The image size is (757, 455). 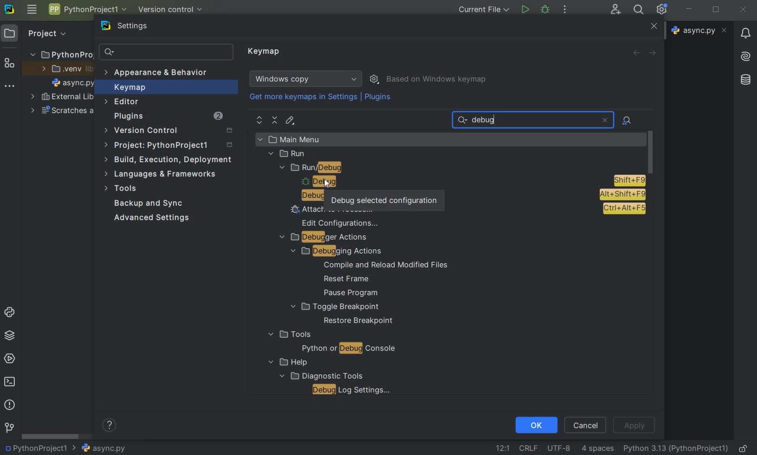 What do you see at coordinates (8, 86) in the screenshot?
I see `more tool windows` at bounding box center [8, 86].